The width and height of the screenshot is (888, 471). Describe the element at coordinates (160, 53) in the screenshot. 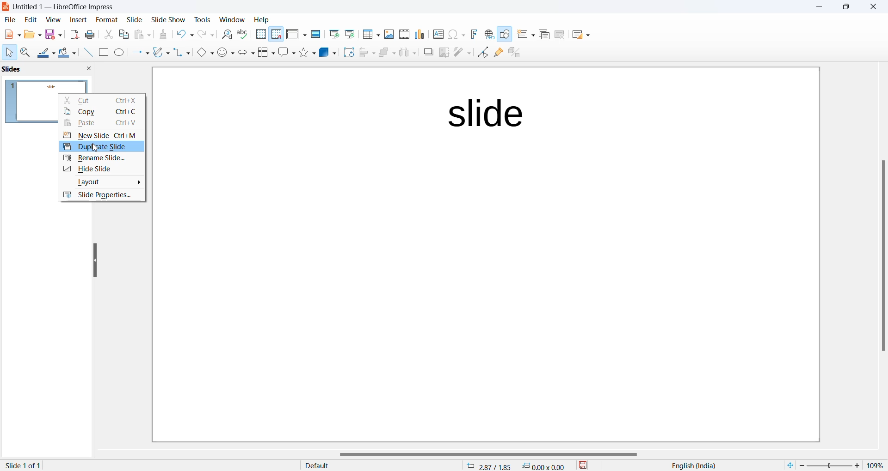

I see `curve and polygons` at that location.